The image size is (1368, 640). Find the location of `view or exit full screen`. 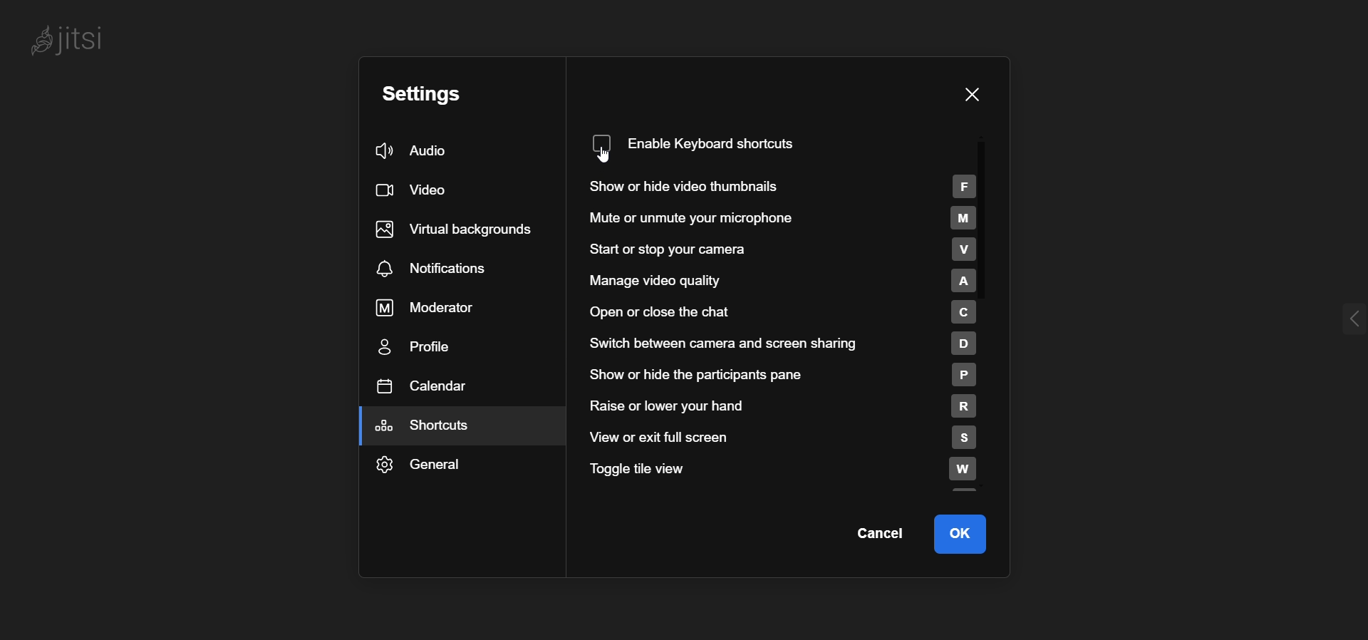

view or exit full screen is located at coordinates (787, 437).